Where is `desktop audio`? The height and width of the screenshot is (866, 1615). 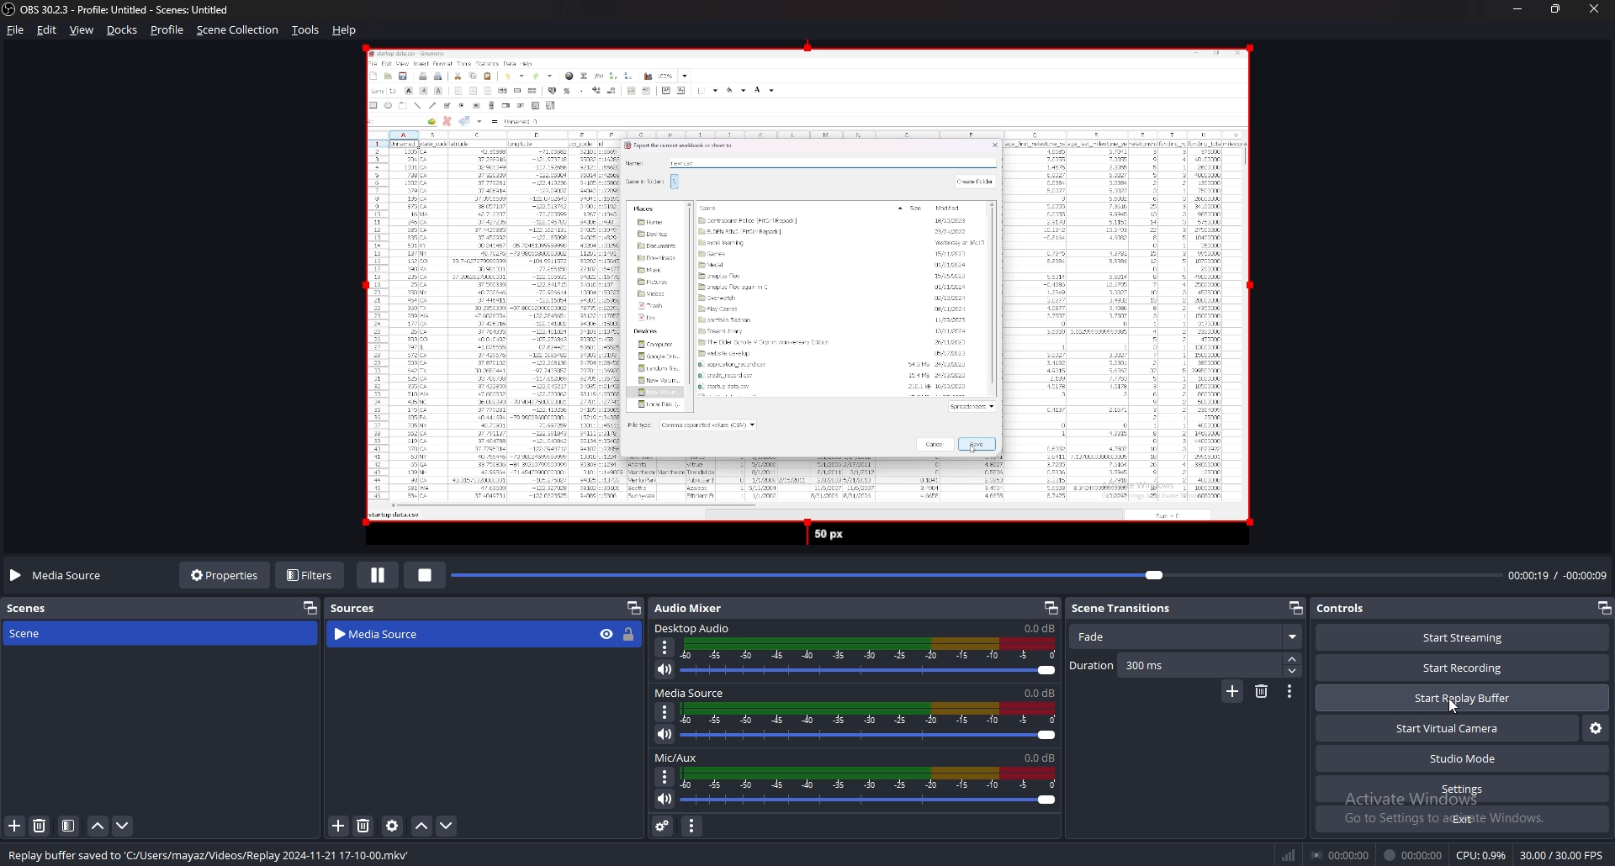
desktop audio is located at coordinates (696, 628).